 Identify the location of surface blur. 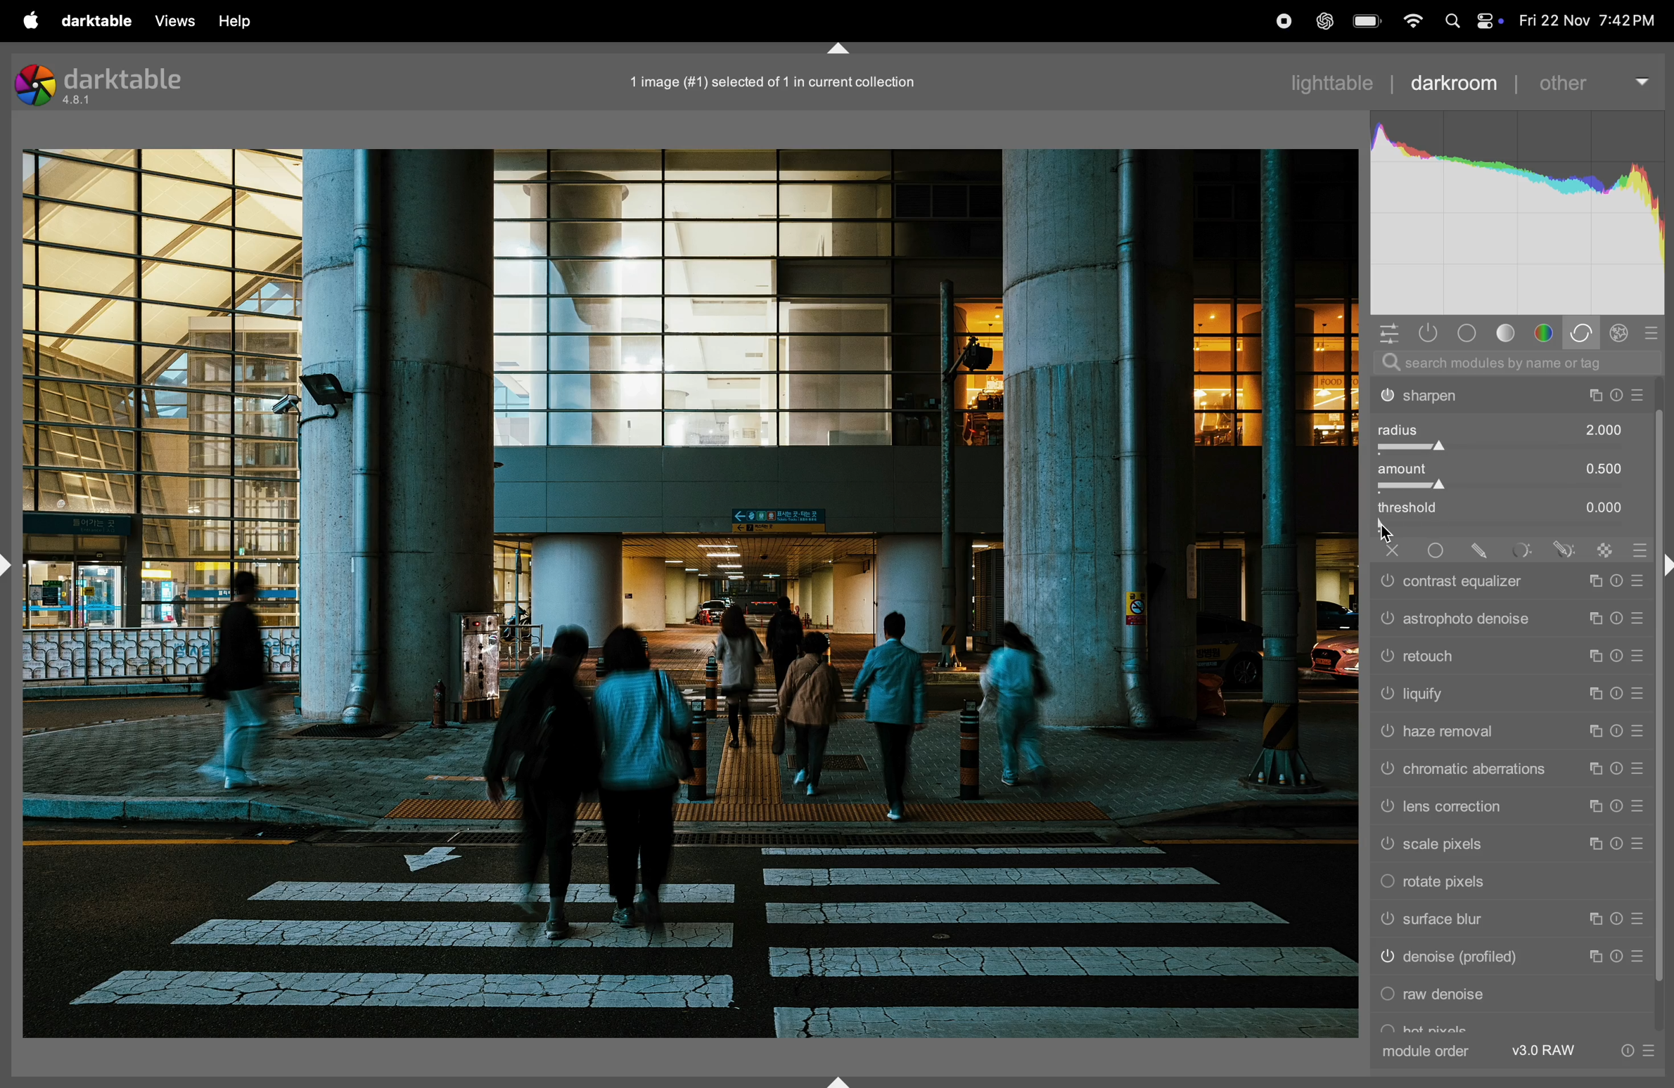
(1504, 922).